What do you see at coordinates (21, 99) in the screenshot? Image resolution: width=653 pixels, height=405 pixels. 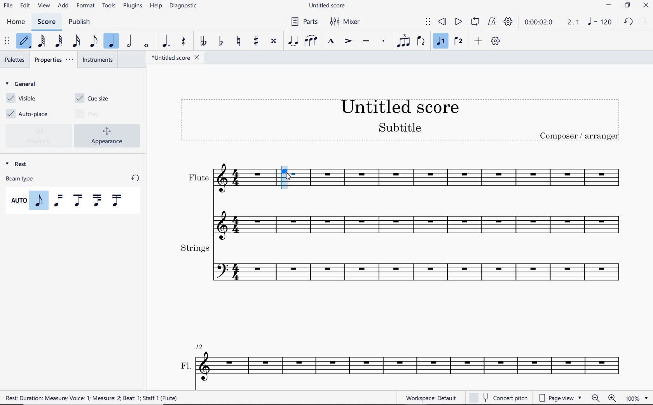 I see `VISIBLE` at bounding box center [21, 99].